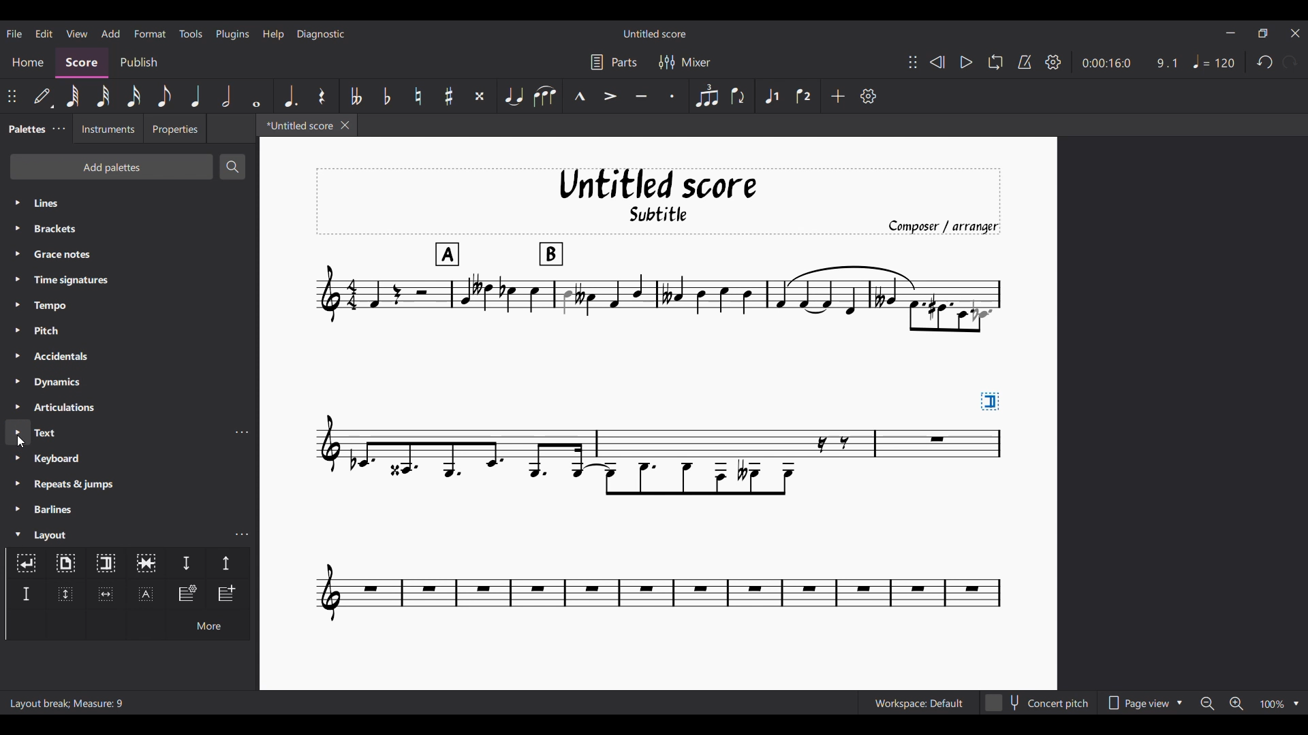  Describe the element at coordinates (580, 96) in the screenshot. I see `Marcato` at that location.